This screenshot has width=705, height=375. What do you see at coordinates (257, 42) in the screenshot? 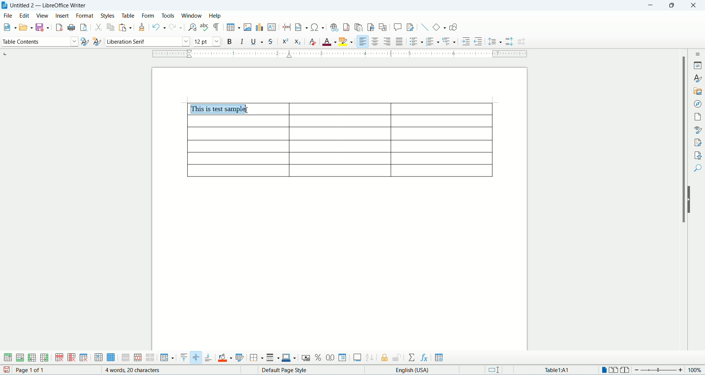
I see `underline` at bounding box center [257, 42].